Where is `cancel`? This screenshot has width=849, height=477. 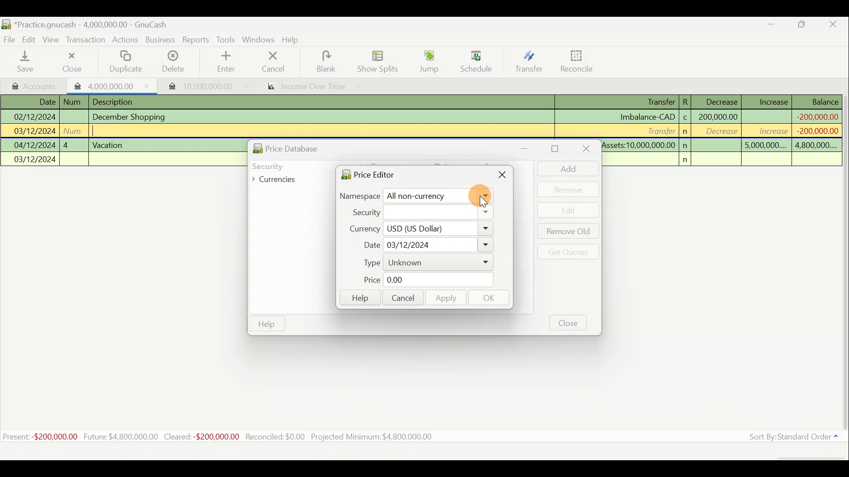
cancel is located at coordinates (283, 63).